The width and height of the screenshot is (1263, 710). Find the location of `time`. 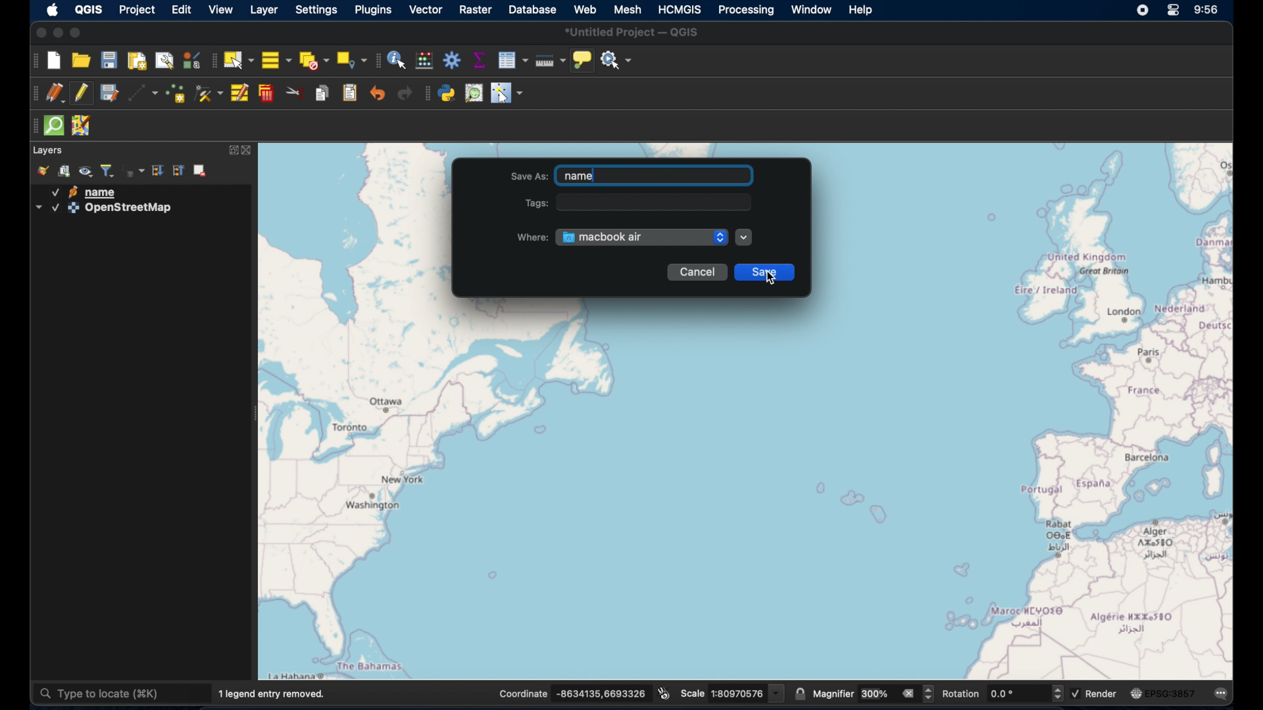

time is located at coordinates (1208, 11).